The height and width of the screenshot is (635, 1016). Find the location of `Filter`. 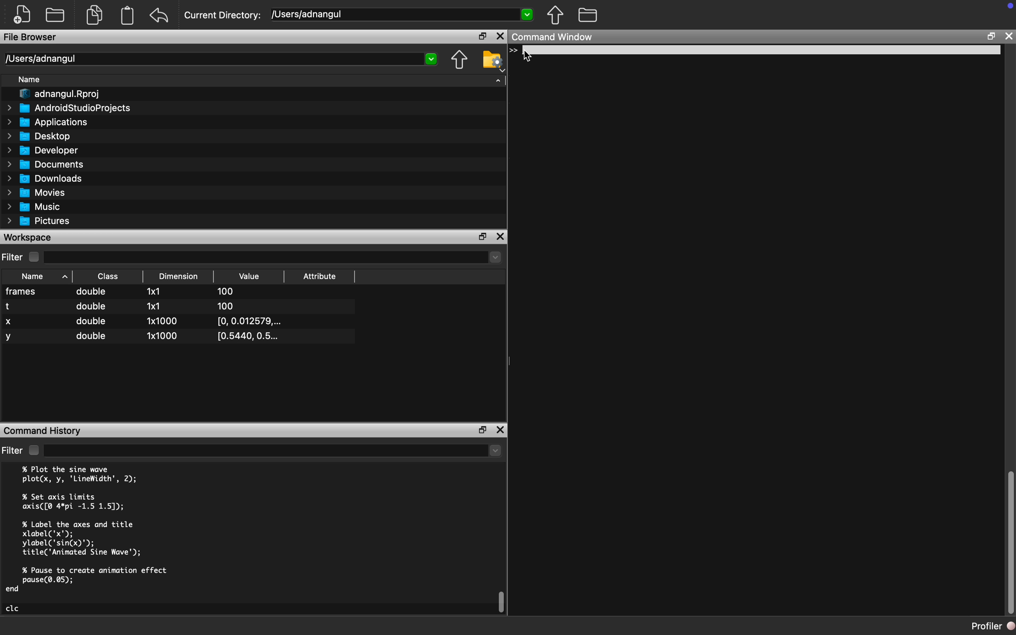

Filter is located at coordinates (13, 256).